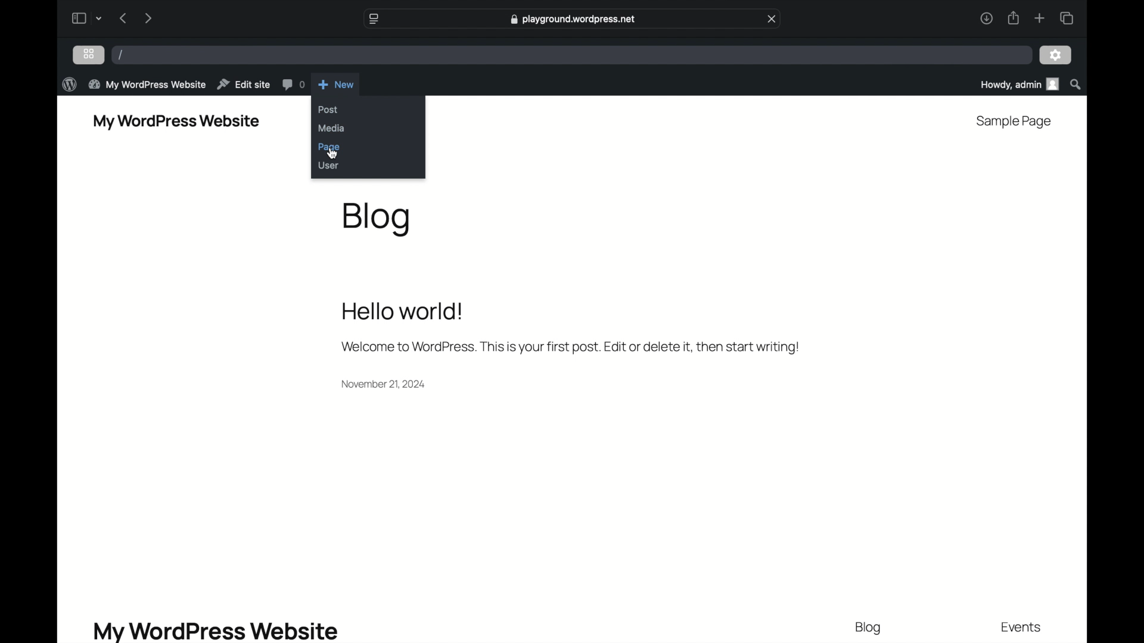  What do you see at coordinates (147, 85) in the screenshot?
I see `my wordpress website` at bounding box center [147, 85].